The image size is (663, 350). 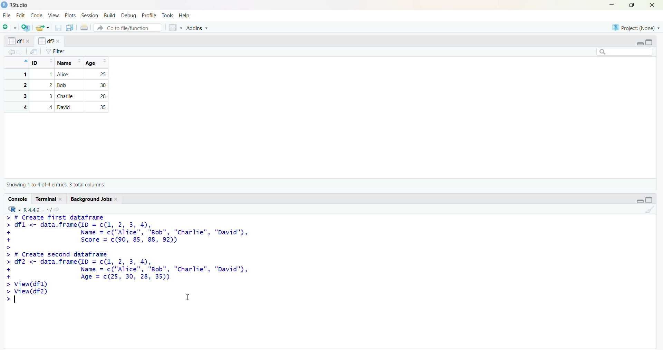 What do you see at coordinates (85, 27) in the screenshot?
I see `print` at bounding box center [85, 27].